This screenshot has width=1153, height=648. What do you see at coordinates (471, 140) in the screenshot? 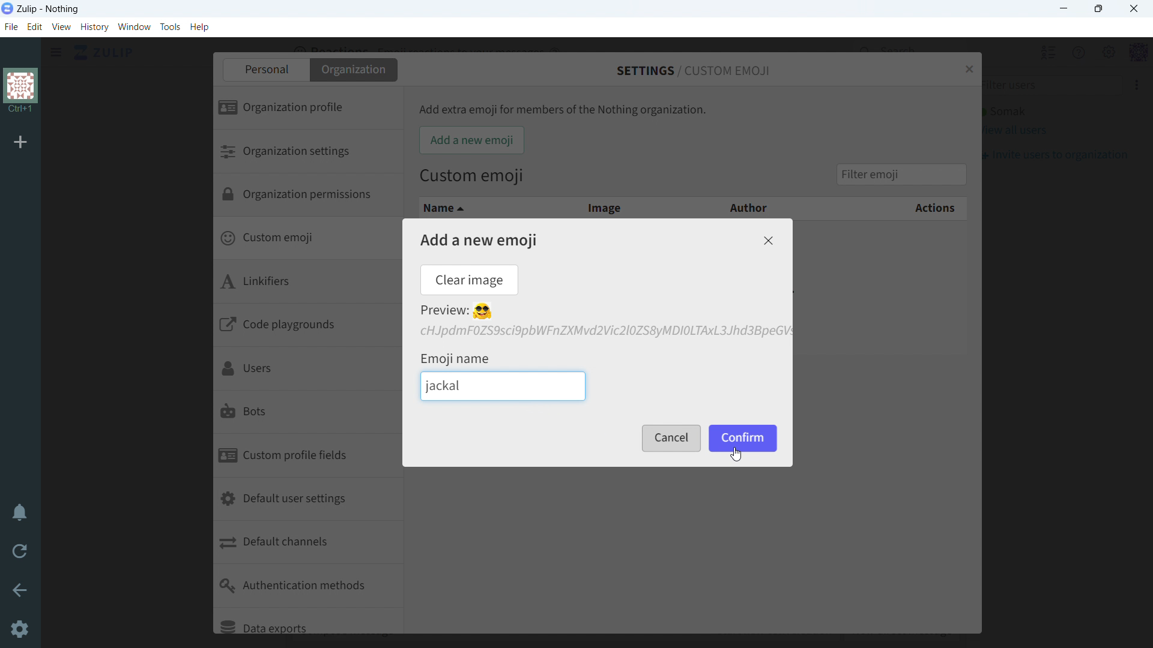
I see `add a new emoji` at bounding box center [471, 140].